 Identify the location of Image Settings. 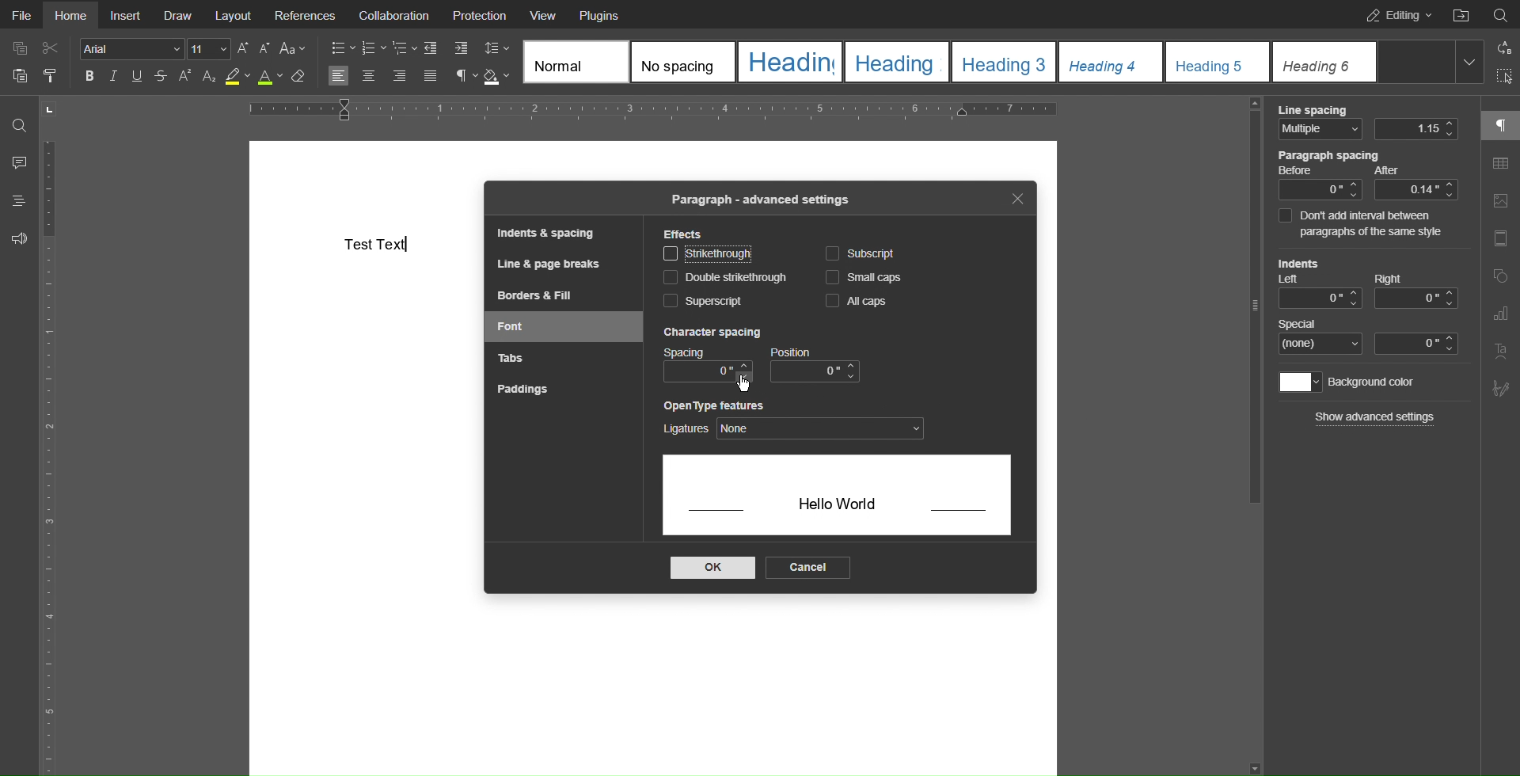
(1499, 204).